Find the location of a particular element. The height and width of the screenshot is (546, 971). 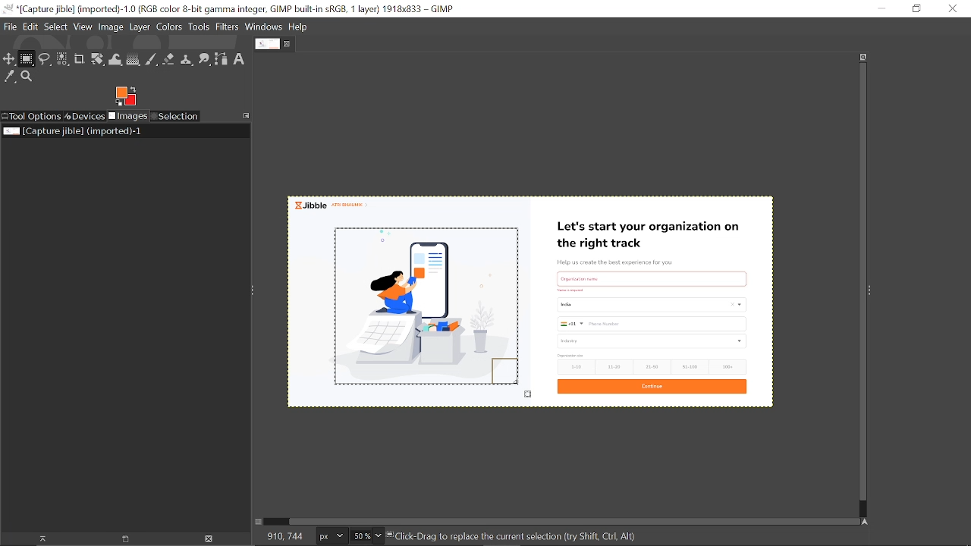

Rotate tool is located at coordinates (97, 60).